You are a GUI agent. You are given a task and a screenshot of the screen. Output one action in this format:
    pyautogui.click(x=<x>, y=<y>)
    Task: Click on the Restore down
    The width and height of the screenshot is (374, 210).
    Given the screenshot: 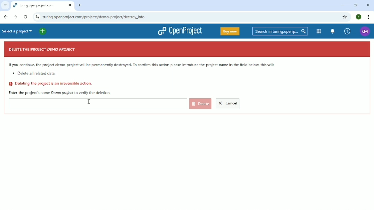 What is the action you would take?
    pyautogui.click(x=355, y=5)
    